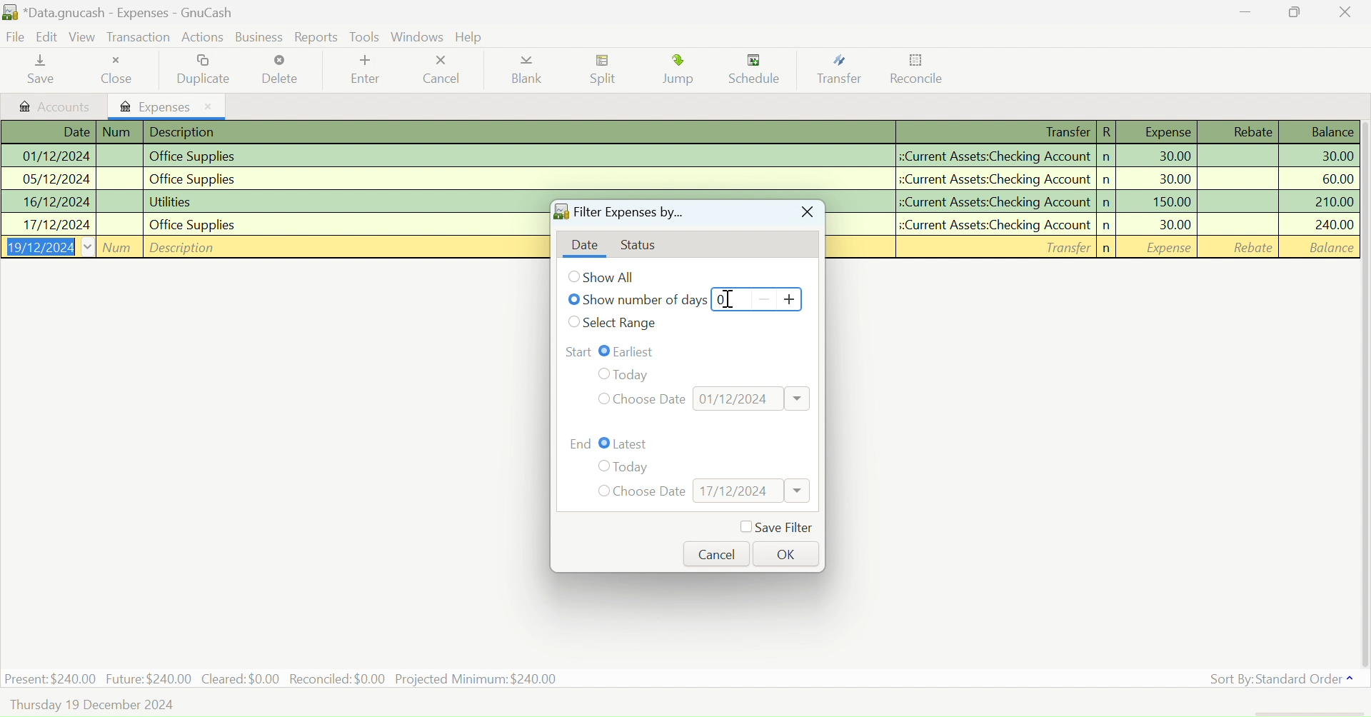 The height and width of the screenshot is (717, 1371). Describe the element at coordinates (471, 37) in the screenshot. I see `Help` at that location.